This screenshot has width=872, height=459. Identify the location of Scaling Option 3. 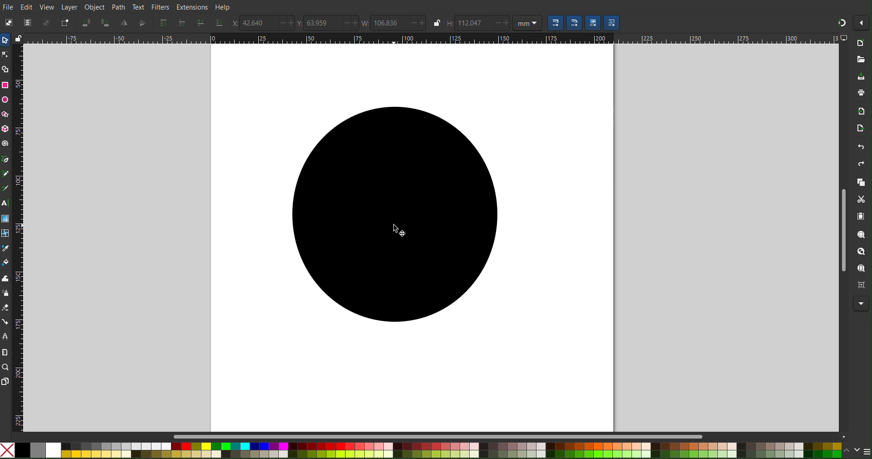
(592, 23).